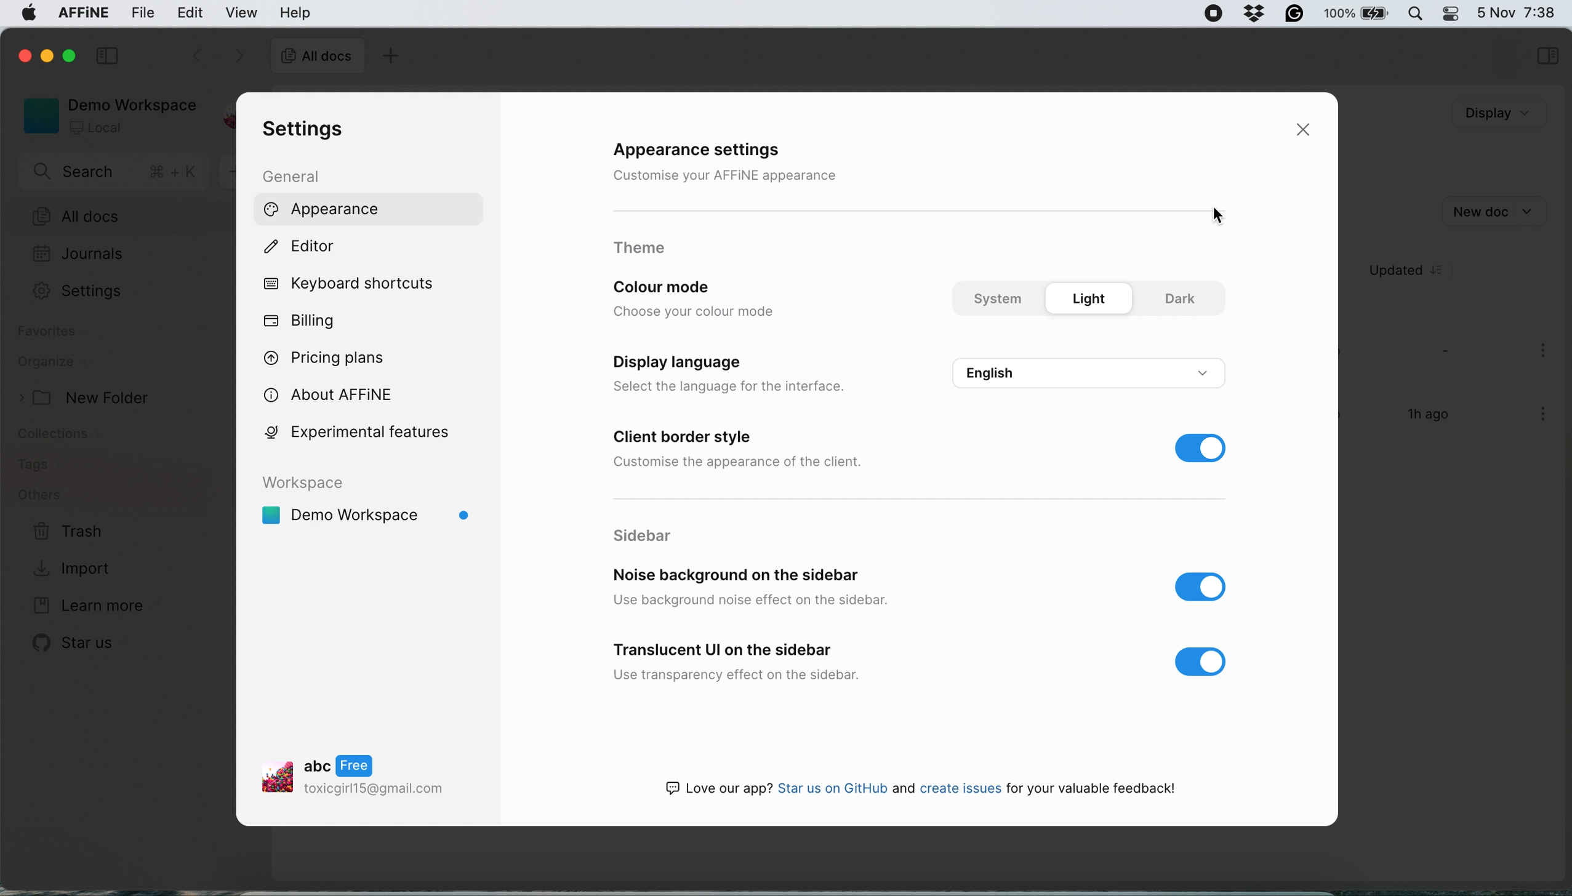 The width and height of the screenshot is (1572, 896). Describe the element at coordinates (313, 55) in the screenshot. I see `all docs` at that location.